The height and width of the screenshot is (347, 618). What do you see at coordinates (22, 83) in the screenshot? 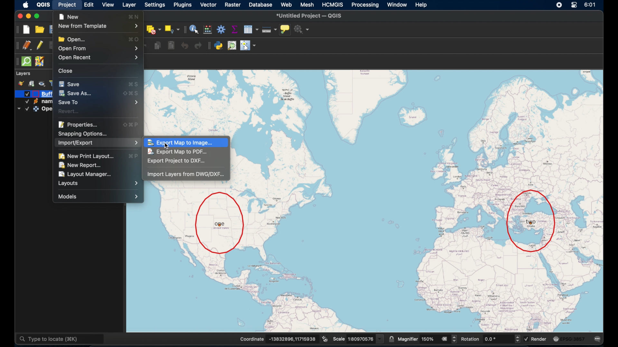
I see `style manager` at bounding box center [22, 83].